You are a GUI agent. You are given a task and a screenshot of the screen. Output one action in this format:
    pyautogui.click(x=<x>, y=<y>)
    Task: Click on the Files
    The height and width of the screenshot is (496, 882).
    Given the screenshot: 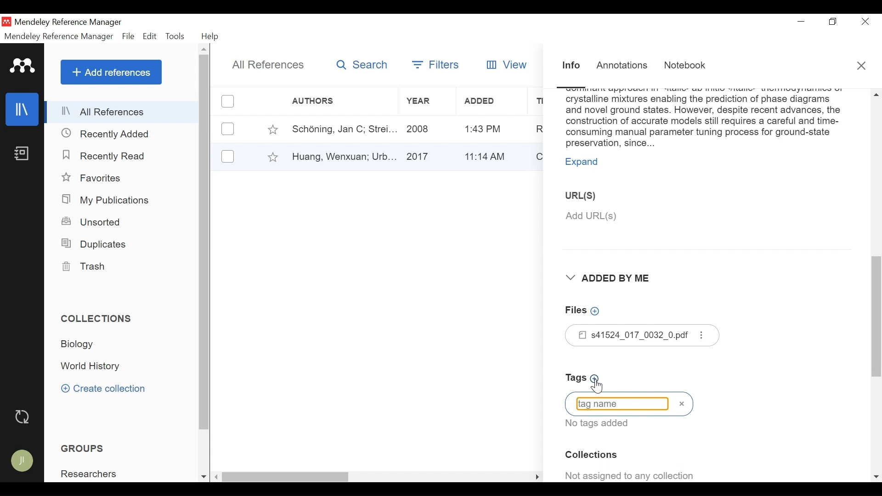 What is the action you would take?
    pyautogui.click(x=643, y=335)
    